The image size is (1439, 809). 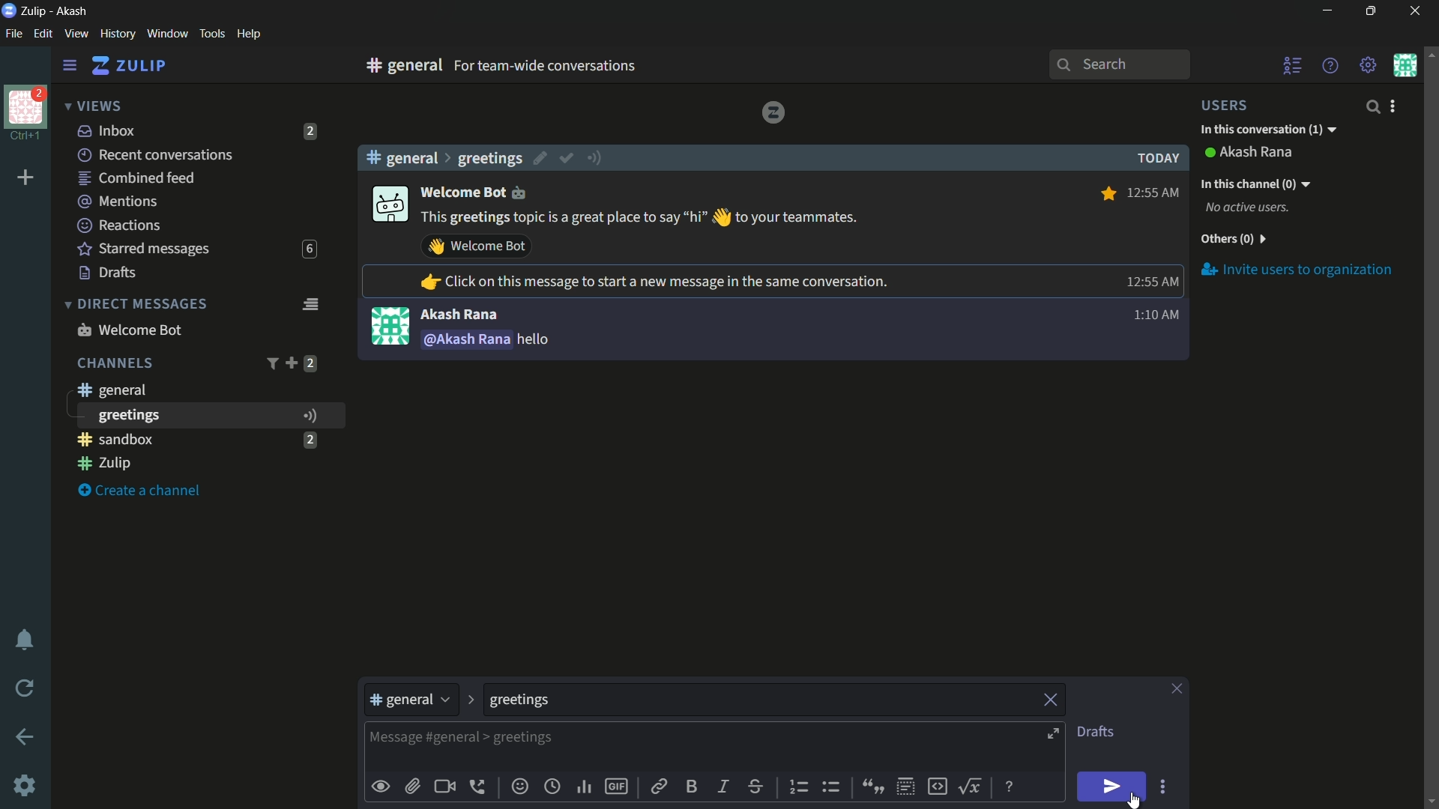 I want to click on sandbox, so click(x=183, y=439).